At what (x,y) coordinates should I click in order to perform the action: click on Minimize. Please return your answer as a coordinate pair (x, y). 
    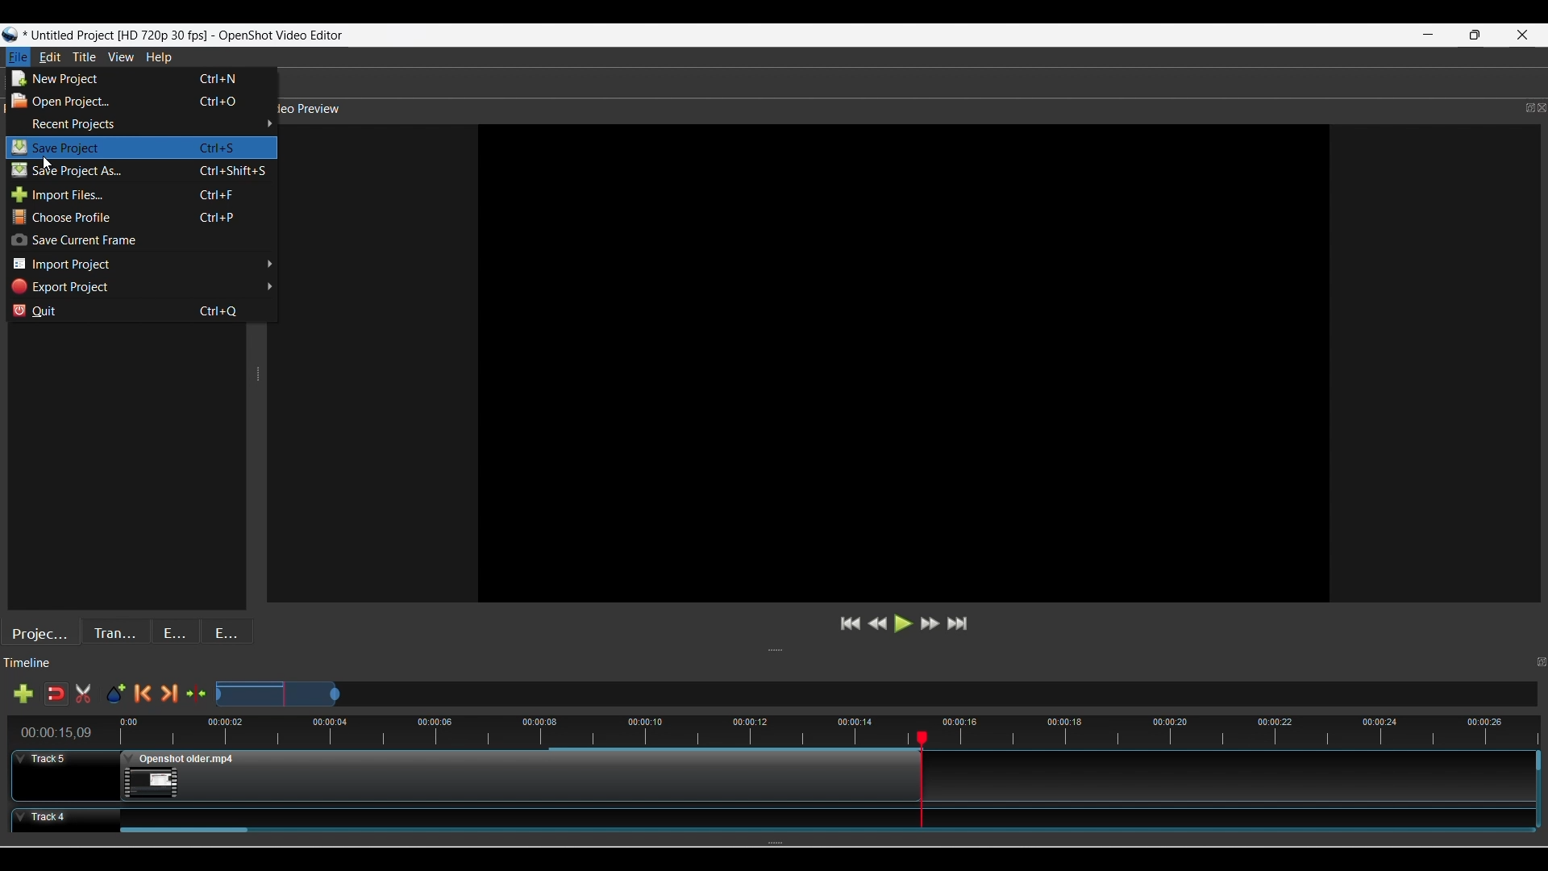
    Looking at the image, I should click on (1426, 35).